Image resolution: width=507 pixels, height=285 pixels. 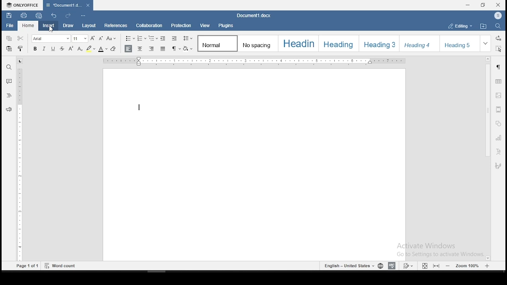 What do you see at coordinates (380, 43) in the screenshot?
I see `heading option` at bounding box center [380, 43].